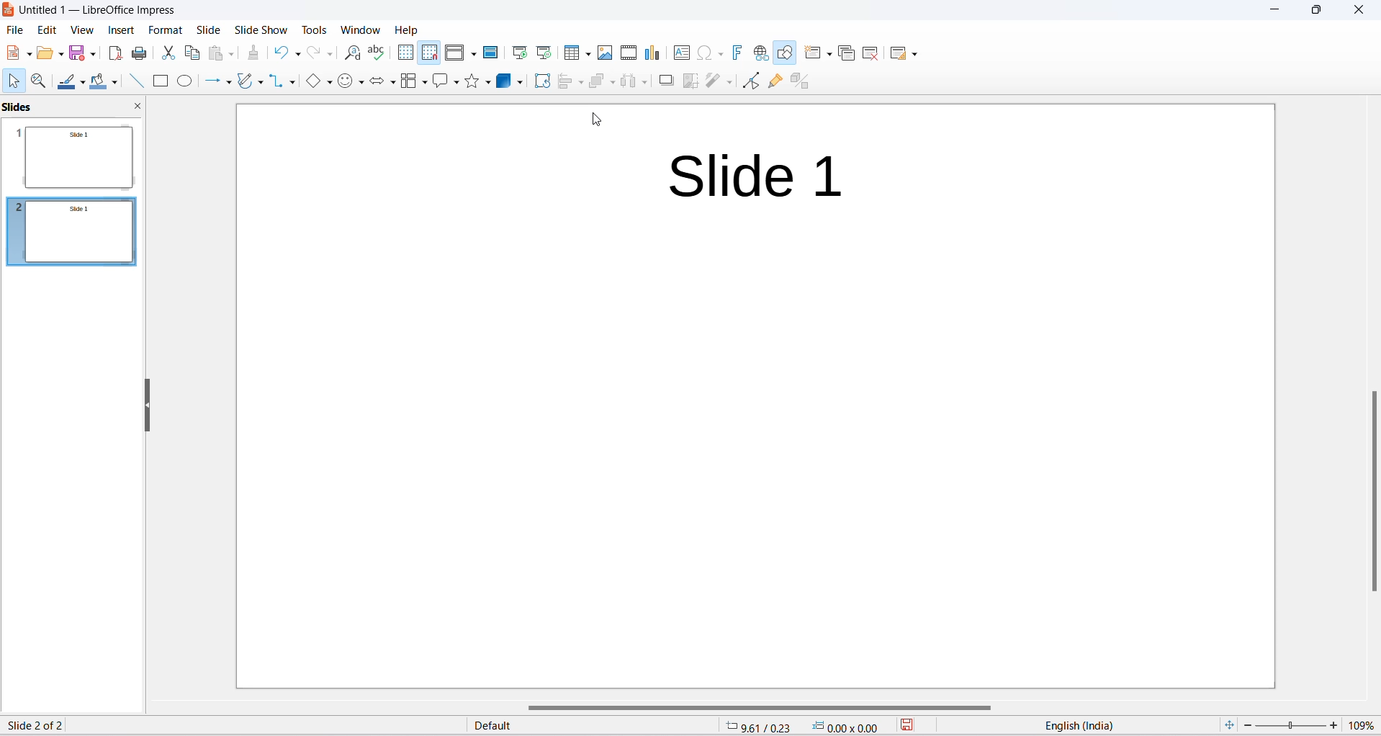 The width and height of the screenshot is (1381, 736). What do you see at coordinates (1291, 726) in the screenshot?
I see `zoom slider` at bounding box center [1291, 726].